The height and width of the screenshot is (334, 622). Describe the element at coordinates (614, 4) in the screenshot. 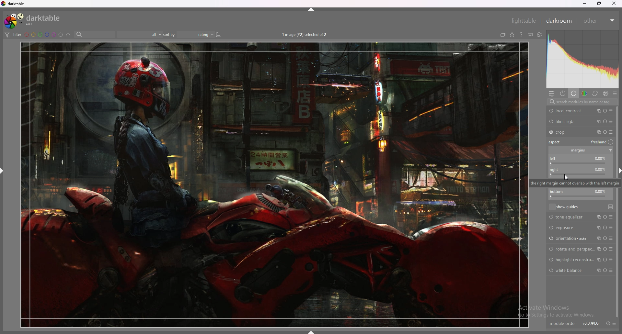

I see `close` at that location.